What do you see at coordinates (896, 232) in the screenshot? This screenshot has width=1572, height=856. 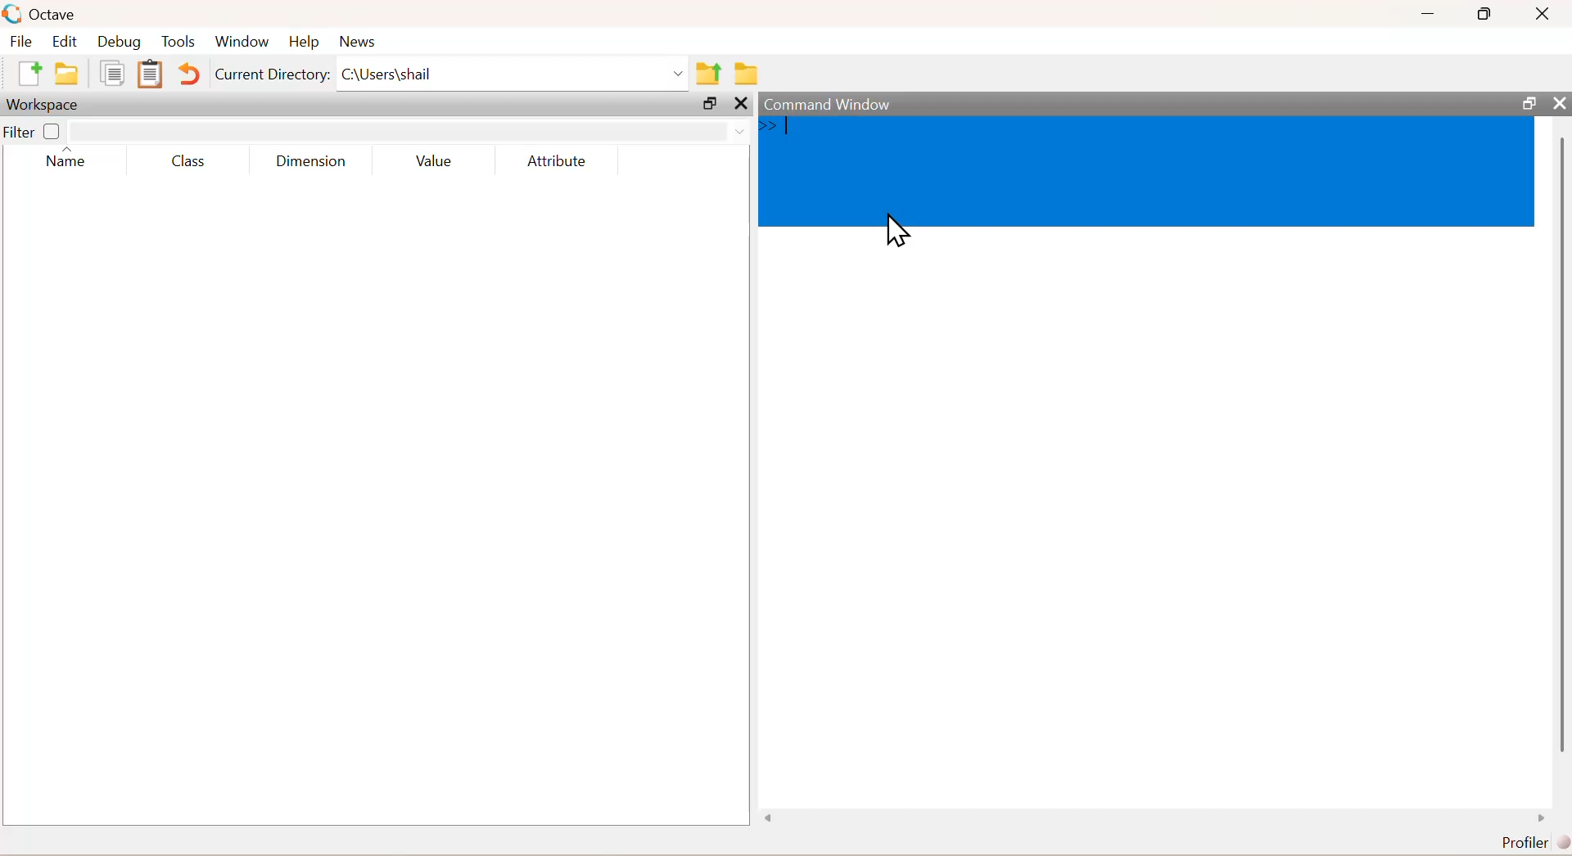 I see `cursor` at bounding box center [896, 232].